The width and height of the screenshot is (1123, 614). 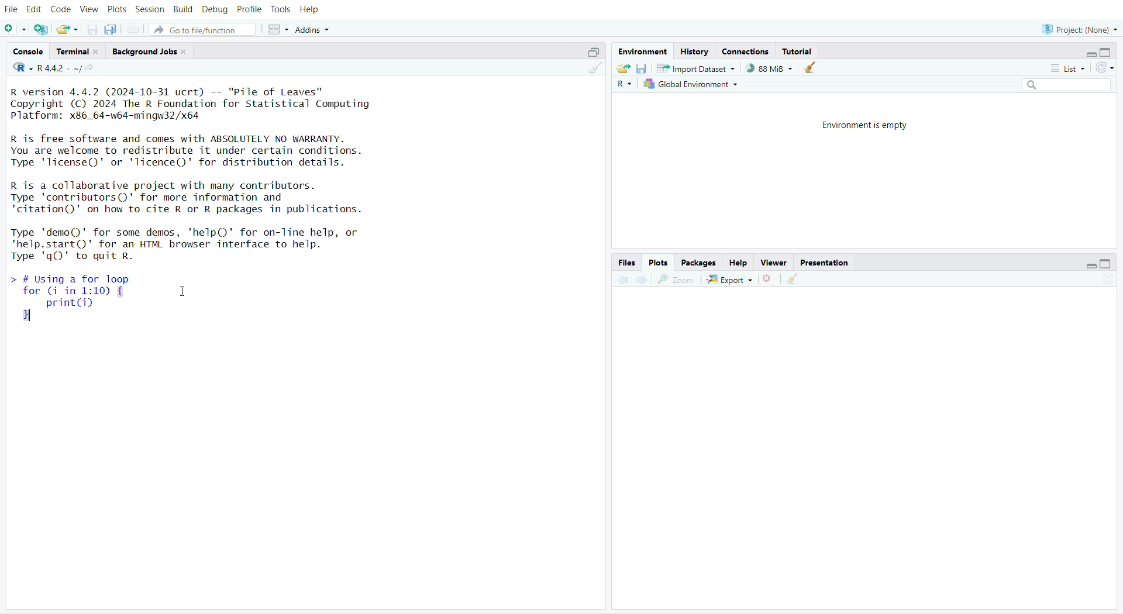 I want to click on profile, so click(x=249, y=9).